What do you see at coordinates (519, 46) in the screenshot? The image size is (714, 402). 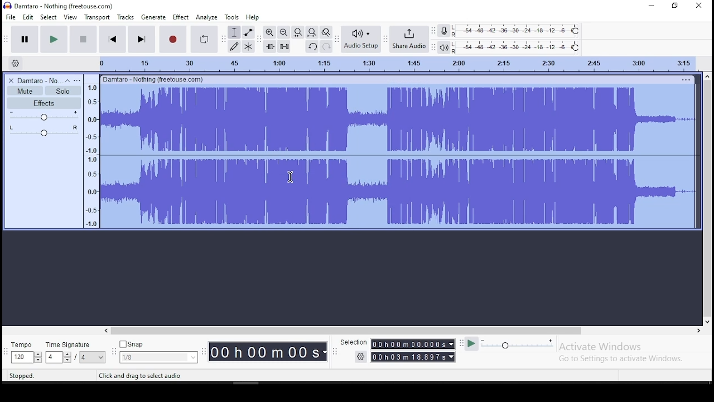 I see `playback level` at bounding box center [519, 46].